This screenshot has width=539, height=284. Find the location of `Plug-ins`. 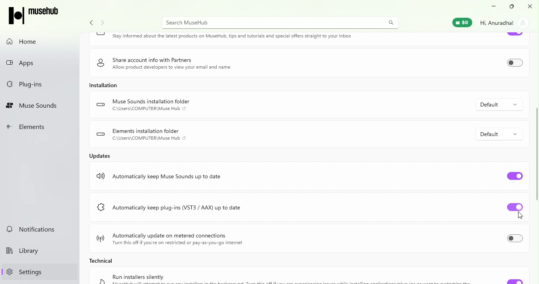

Plug-ins is located at coordinates (37, 84).